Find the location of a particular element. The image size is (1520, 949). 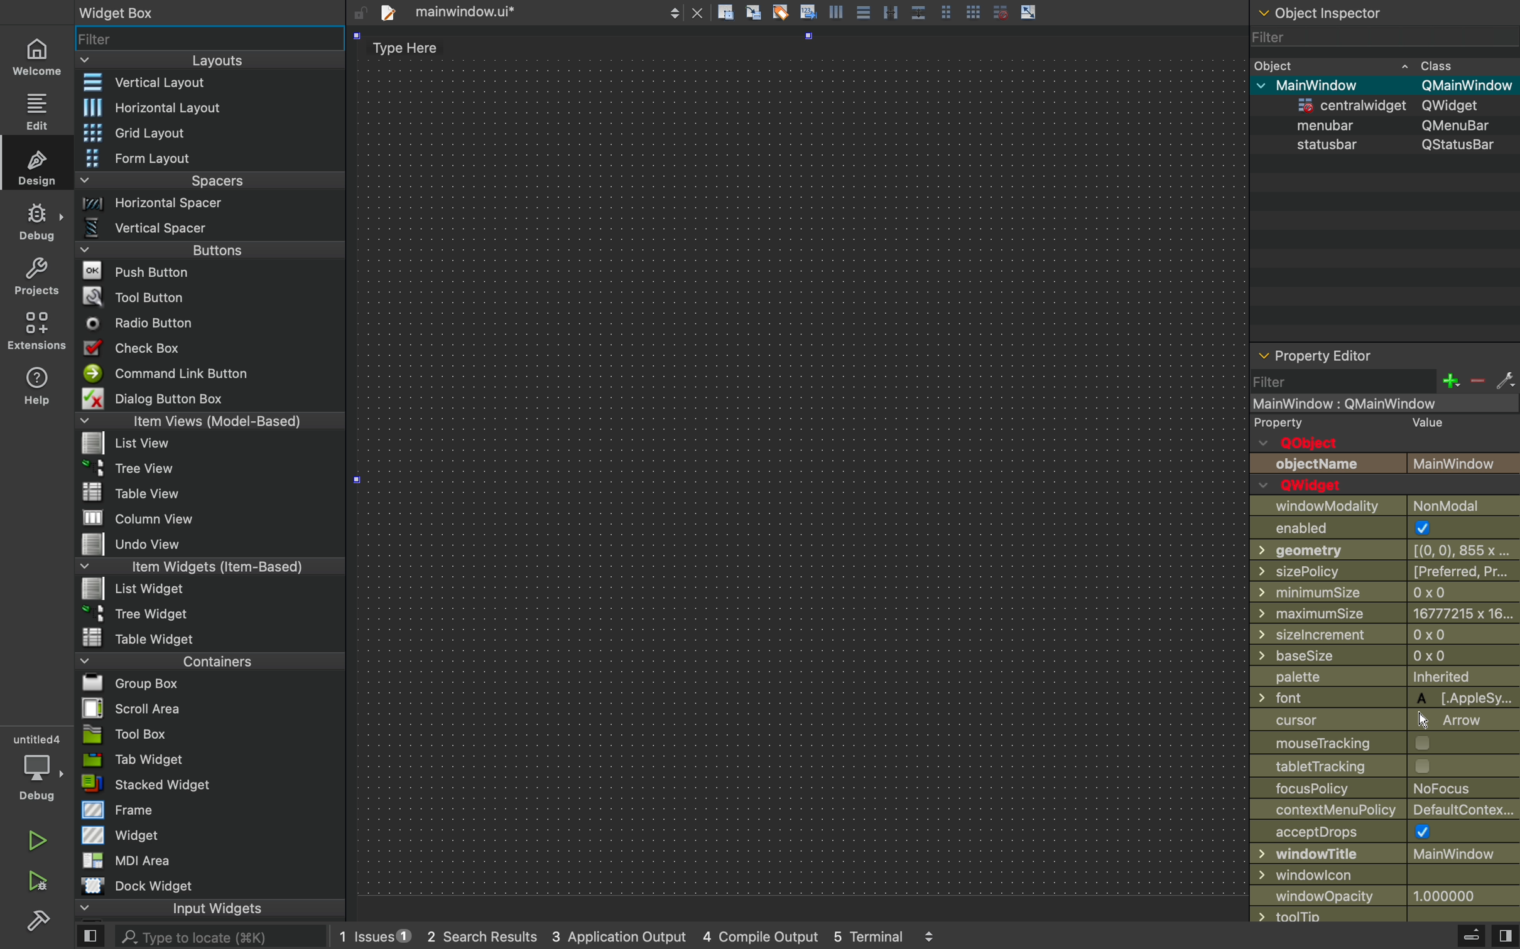

arrow is located at coordinates (1030, 11).